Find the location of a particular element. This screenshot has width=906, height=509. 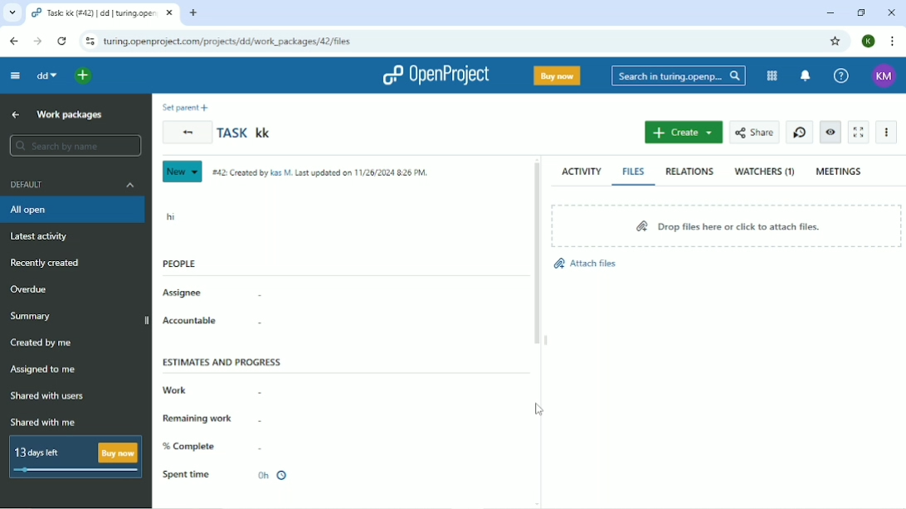

New is located at coordinates (181, 172).